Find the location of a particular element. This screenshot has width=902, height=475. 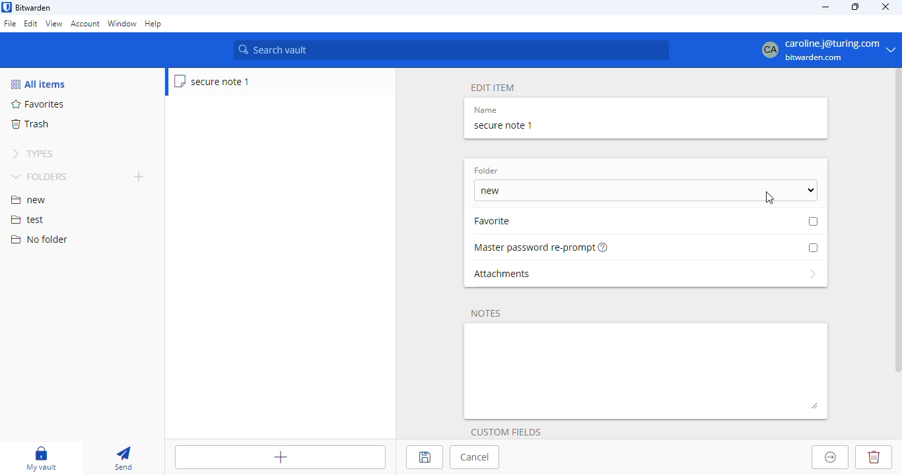

no folder is located at coordinates (39, 239).